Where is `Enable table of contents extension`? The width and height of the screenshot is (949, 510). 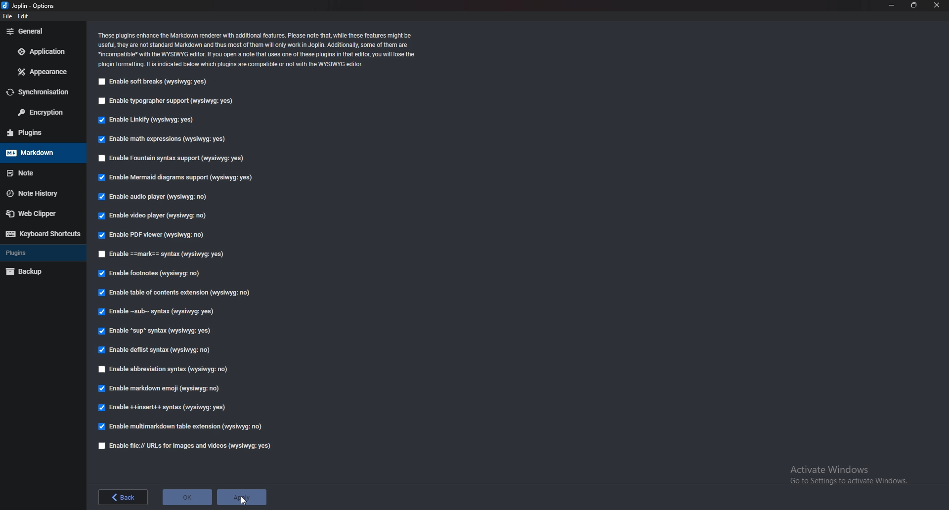 Enable table of contents extension is located at coordinates (176, 292).